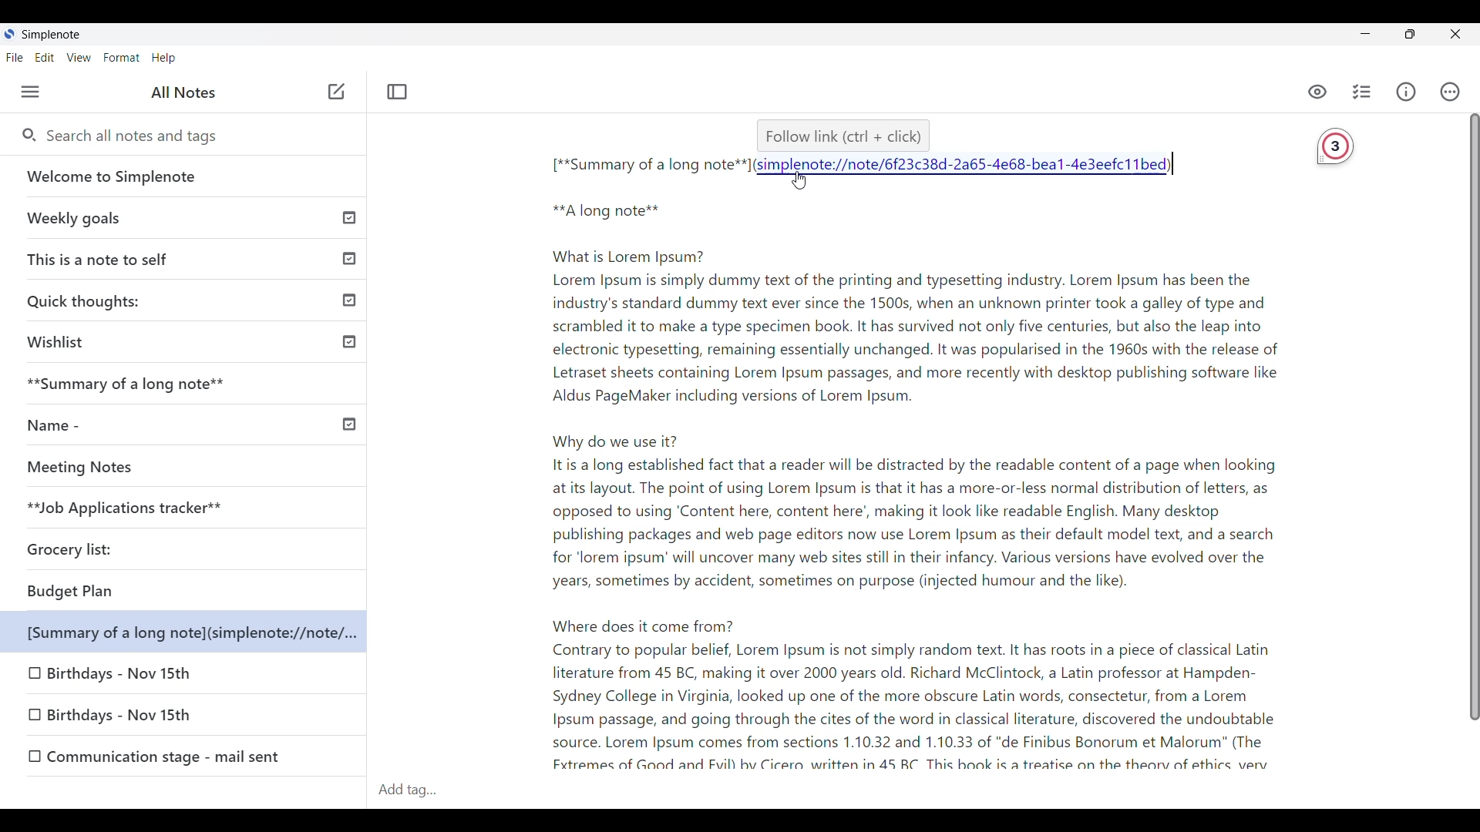 This screenshot has width=1480, height=832. What do you see at coordinates (1451, 92) in the screenshot?
I see `Actions` at bounding box center [1451, 92].